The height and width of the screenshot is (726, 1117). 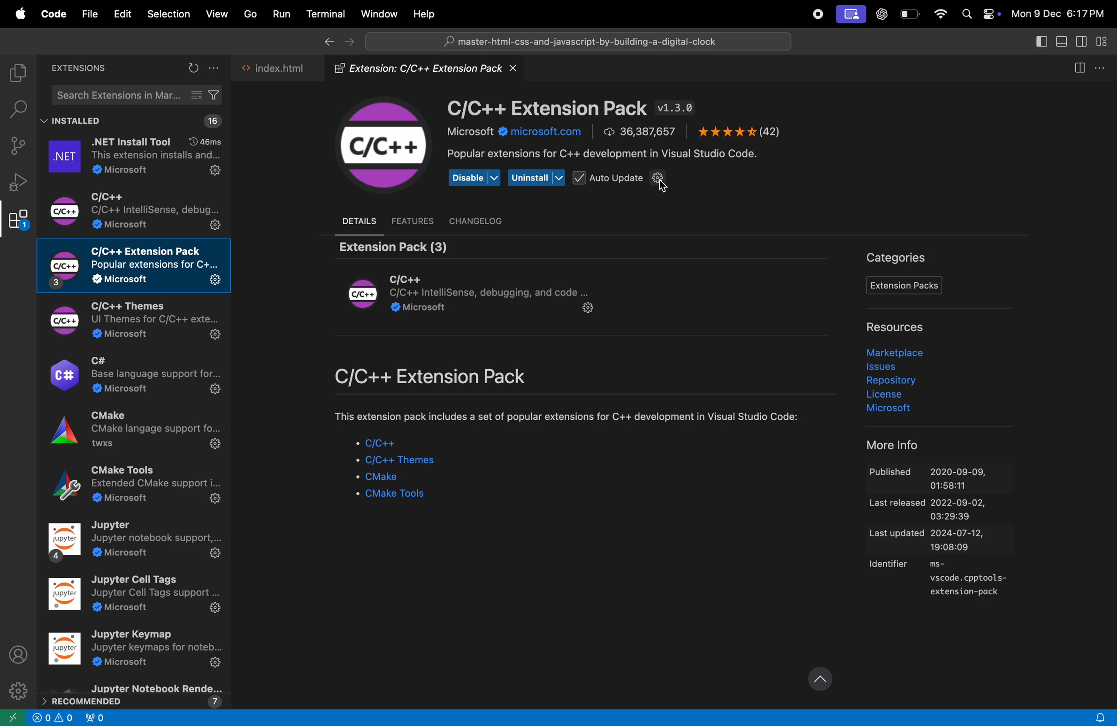 What do you see at coordinates (894, 380) in the screenshot?
I see `Repository` at bounding box center [894, 380].